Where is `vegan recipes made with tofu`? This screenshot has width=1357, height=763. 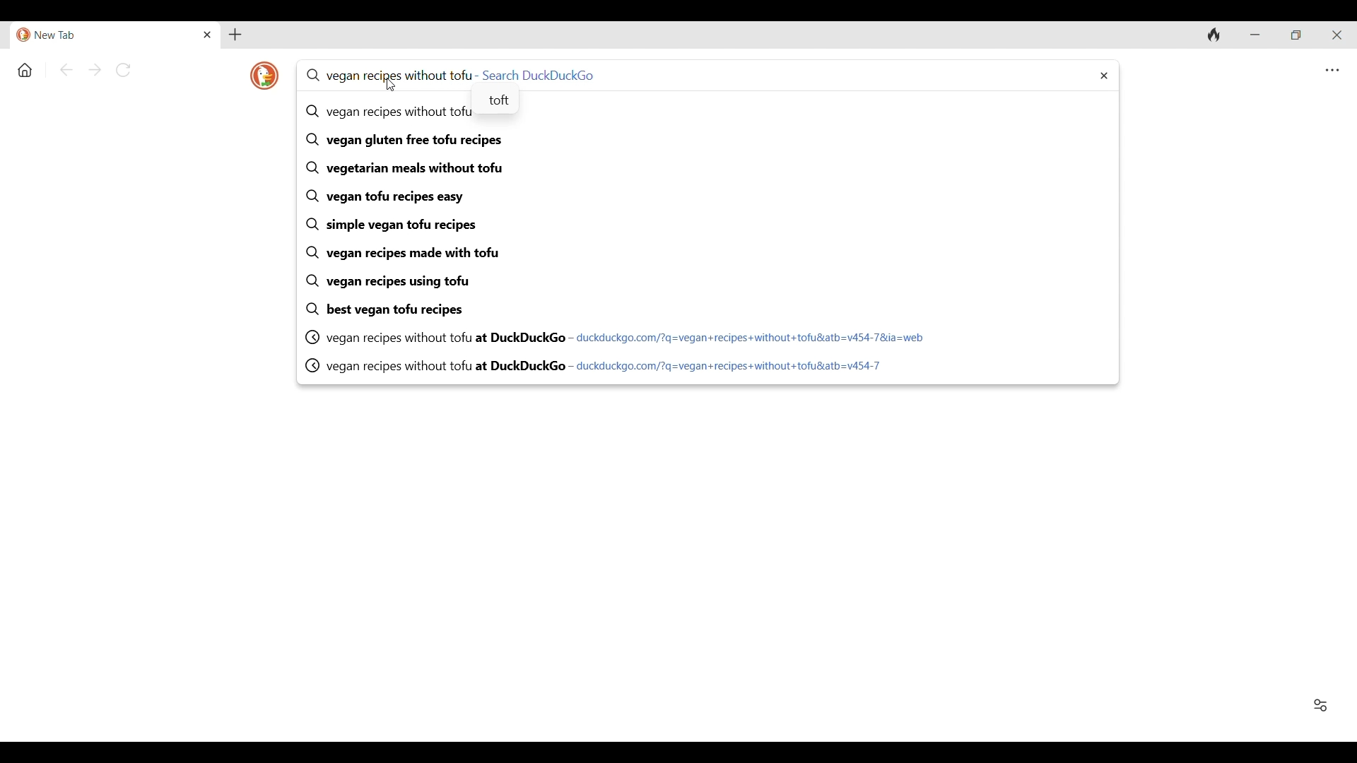 vegan recipes made with tofu is located at coordinates (708, 253).